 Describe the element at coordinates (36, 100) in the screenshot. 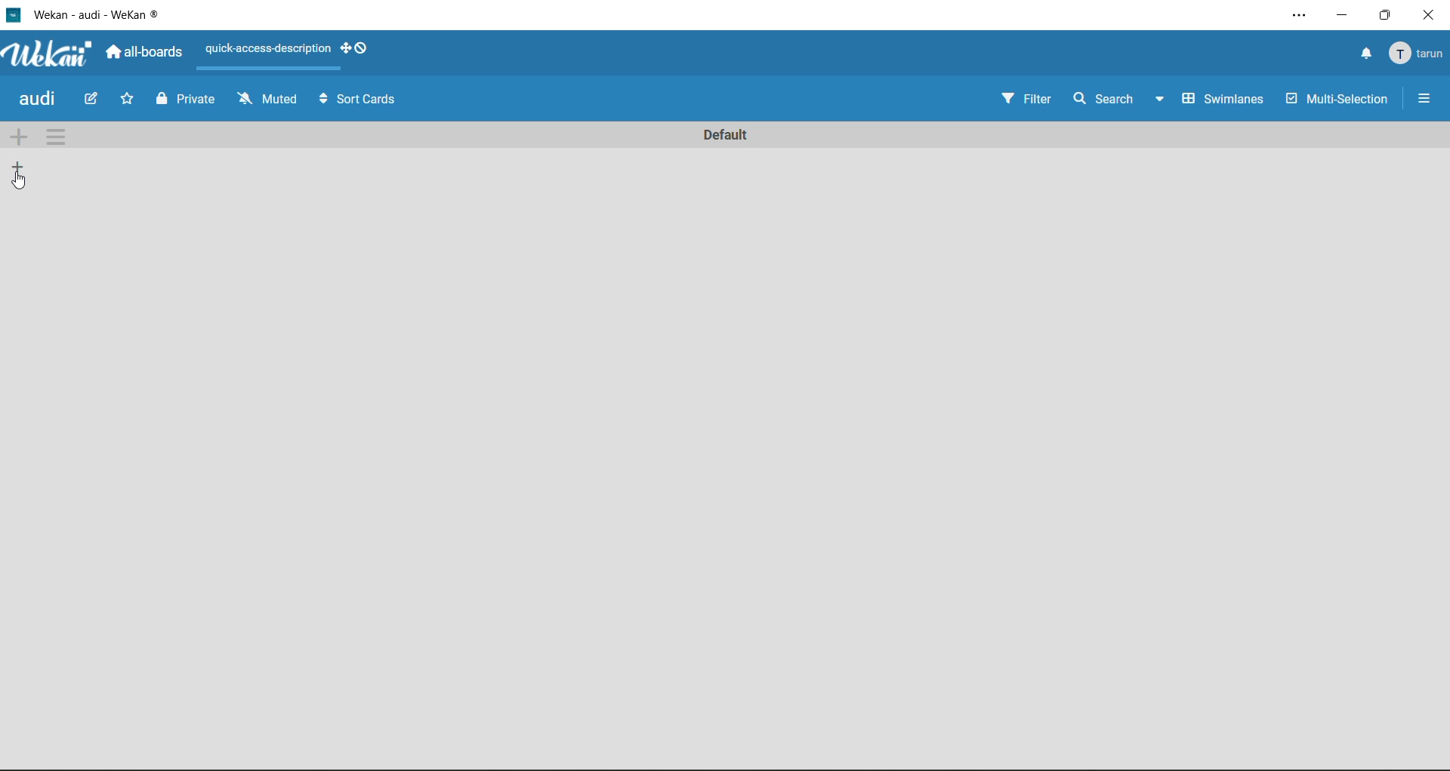

I see `audi` at that location.